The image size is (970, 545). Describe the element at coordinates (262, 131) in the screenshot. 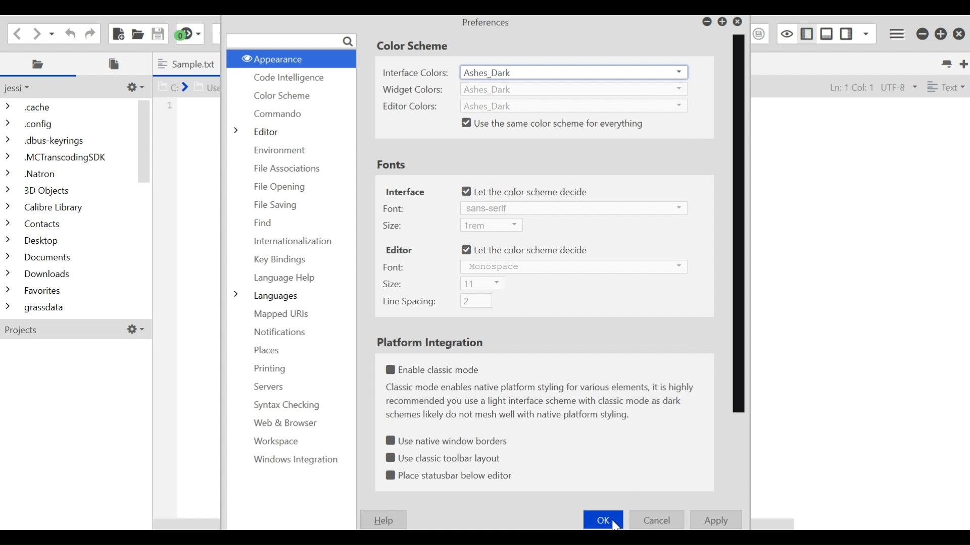

I see `Editor` at that location.